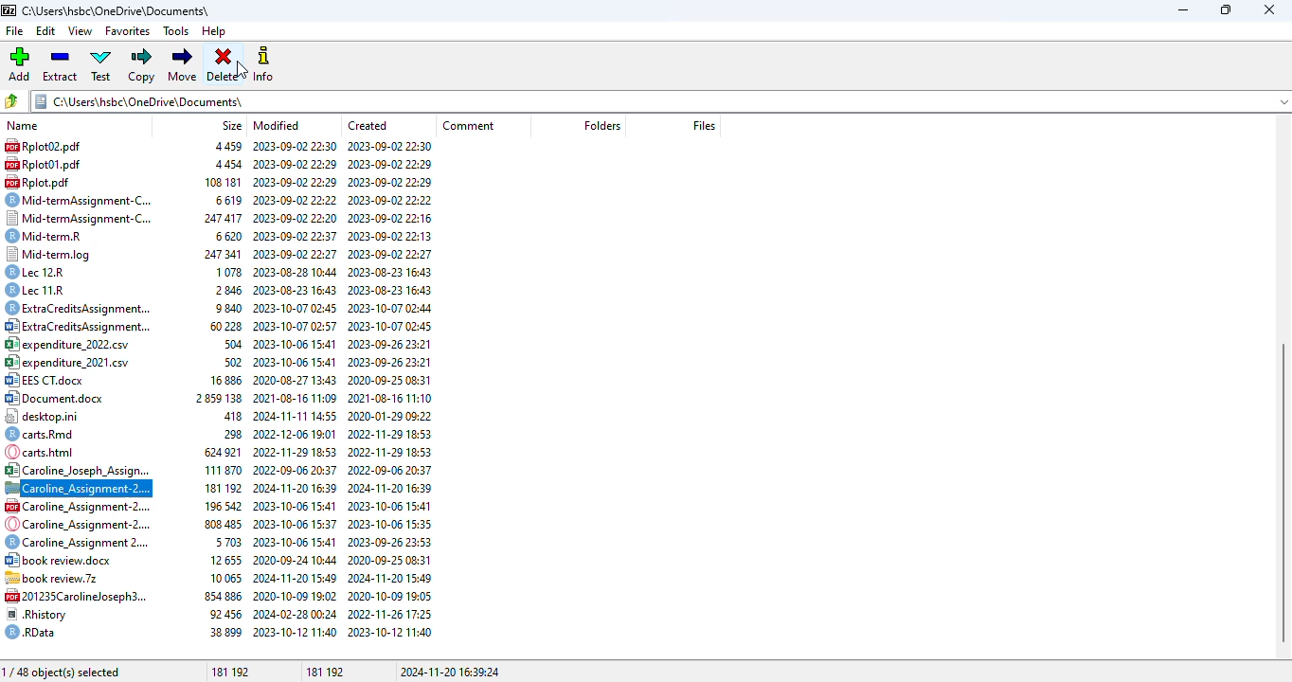 The image size is (1292, 682). What do you see at coordinates (224, 577) in the screenshot?
I see `10 065` at bounding box center [224, 577].